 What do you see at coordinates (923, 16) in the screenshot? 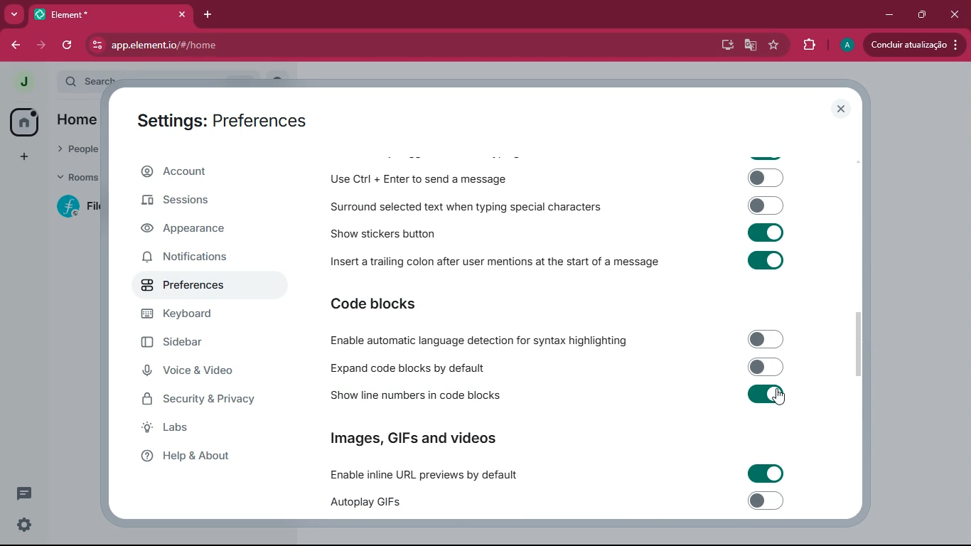
I see `maximize` at bounding box center [923, 16].